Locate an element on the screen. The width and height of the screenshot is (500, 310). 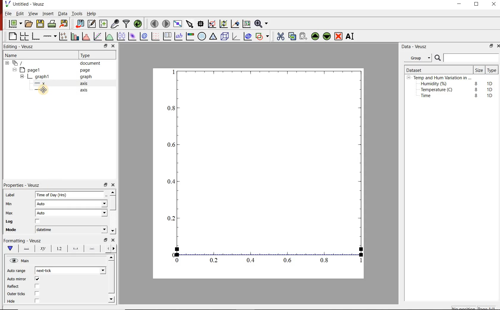
Edit and enter new datasets is located at coordinates (92, 24).